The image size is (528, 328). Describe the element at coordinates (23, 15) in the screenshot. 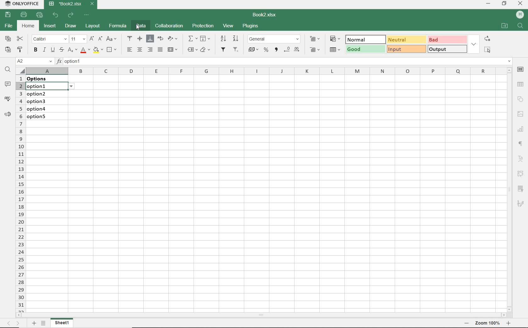

I see `PRINT` at that location.